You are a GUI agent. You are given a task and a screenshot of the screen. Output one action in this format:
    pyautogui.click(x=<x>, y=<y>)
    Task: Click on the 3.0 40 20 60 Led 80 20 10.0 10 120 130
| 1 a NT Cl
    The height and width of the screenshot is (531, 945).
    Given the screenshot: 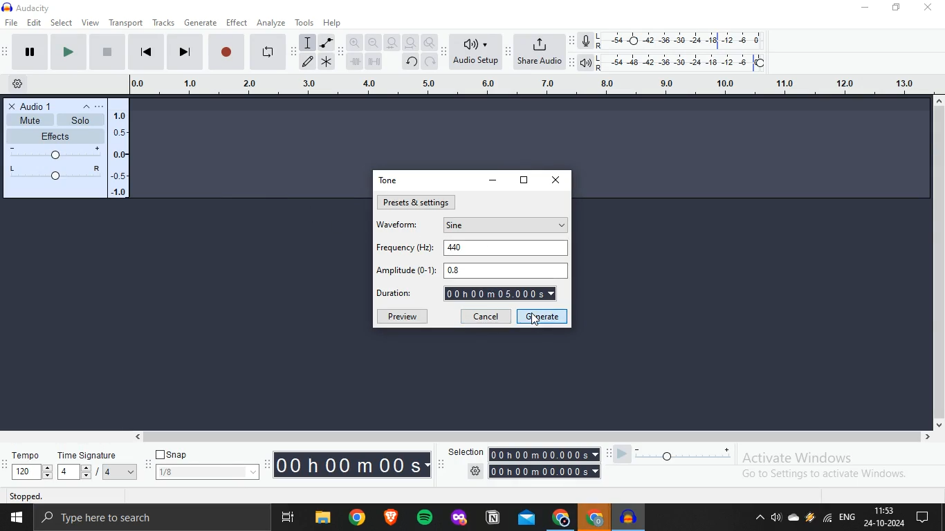 What is the action you would take?
    pyautogui.click(x=558, y=85)
    